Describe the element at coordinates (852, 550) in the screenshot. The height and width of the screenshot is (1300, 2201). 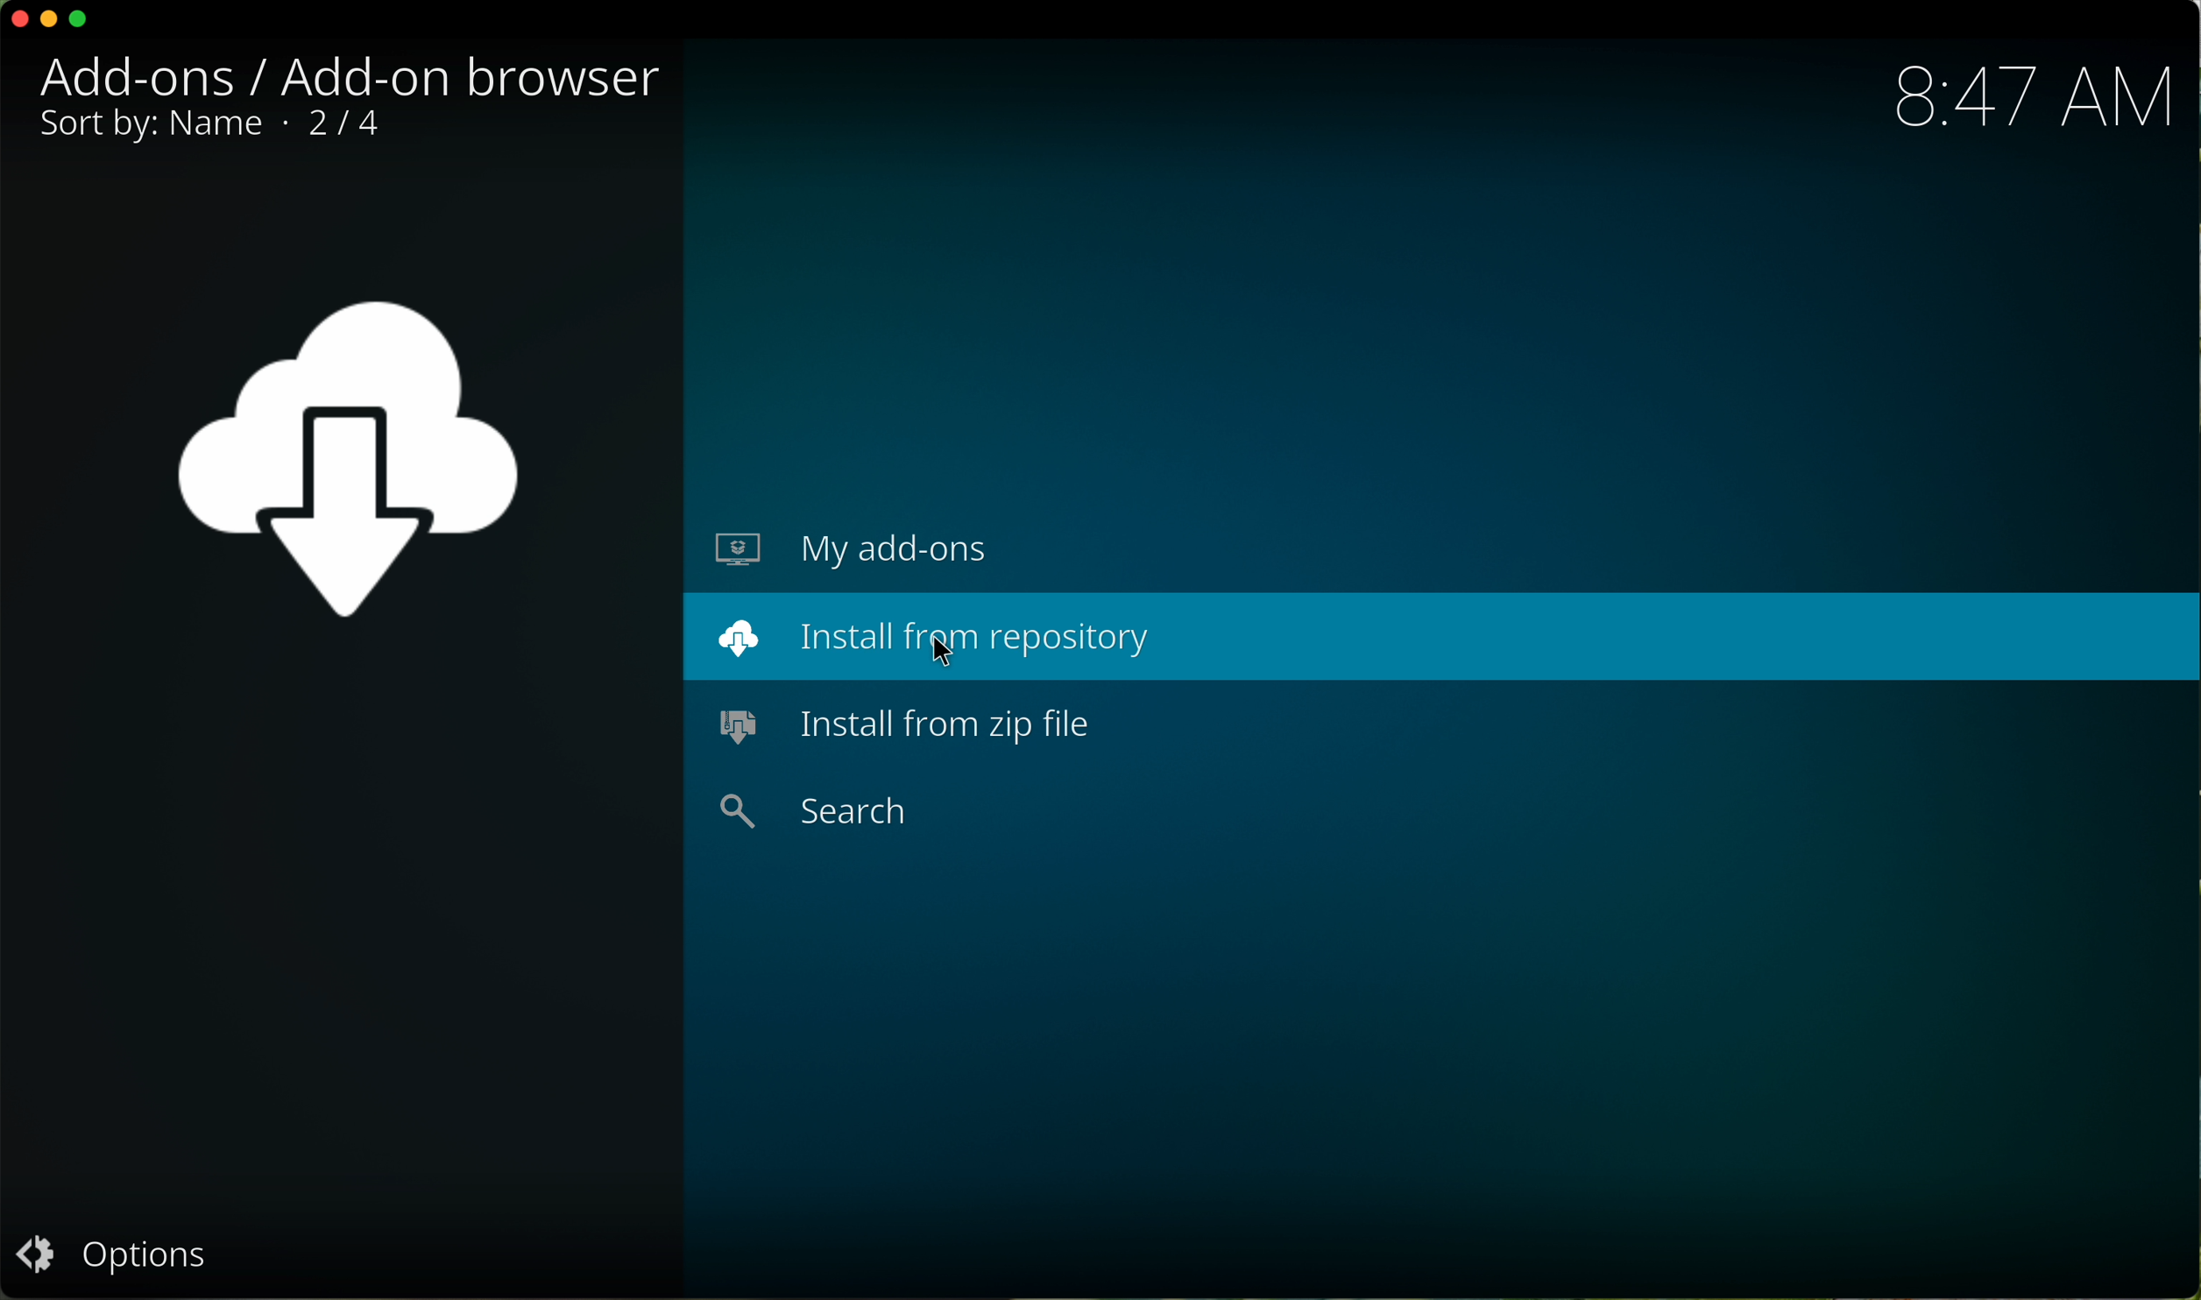
I see `my add-ons` at that location.